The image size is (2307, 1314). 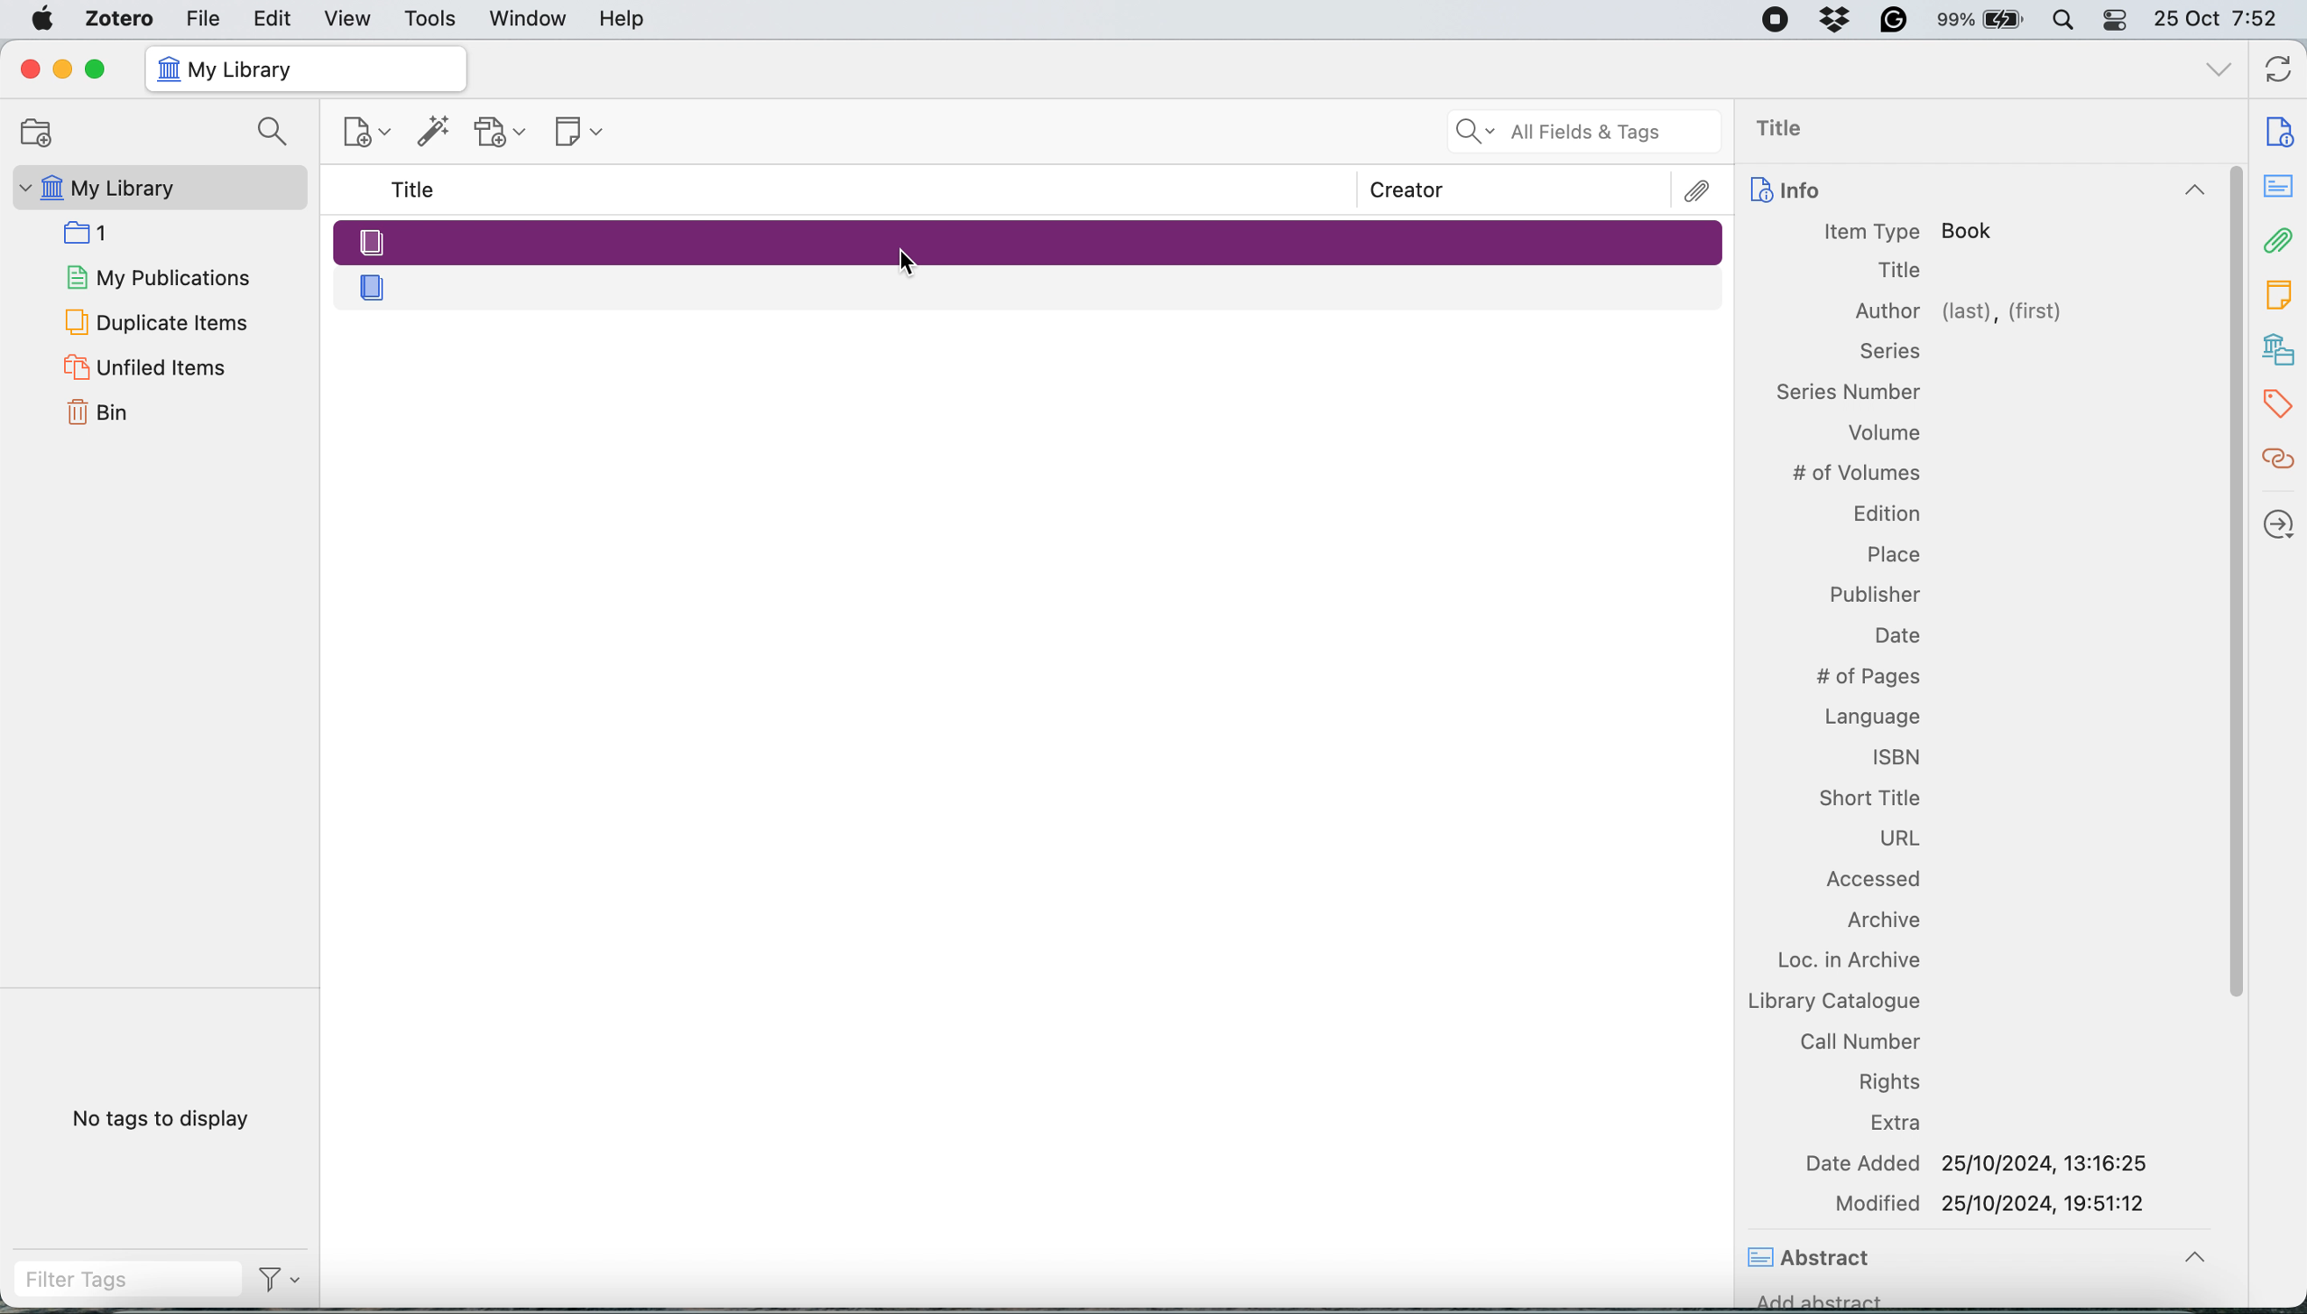 I want to click on # of Pages, so click(x=1866, y=677).